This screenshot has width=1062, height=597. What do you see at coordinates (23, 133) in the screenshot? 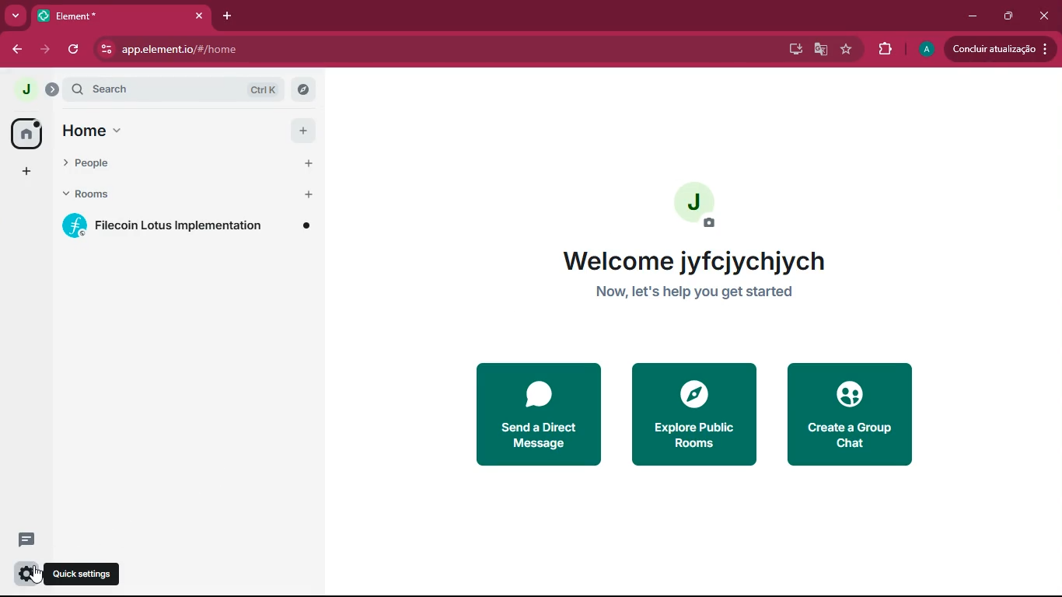
I see `home` at bounding box center [23, 133].